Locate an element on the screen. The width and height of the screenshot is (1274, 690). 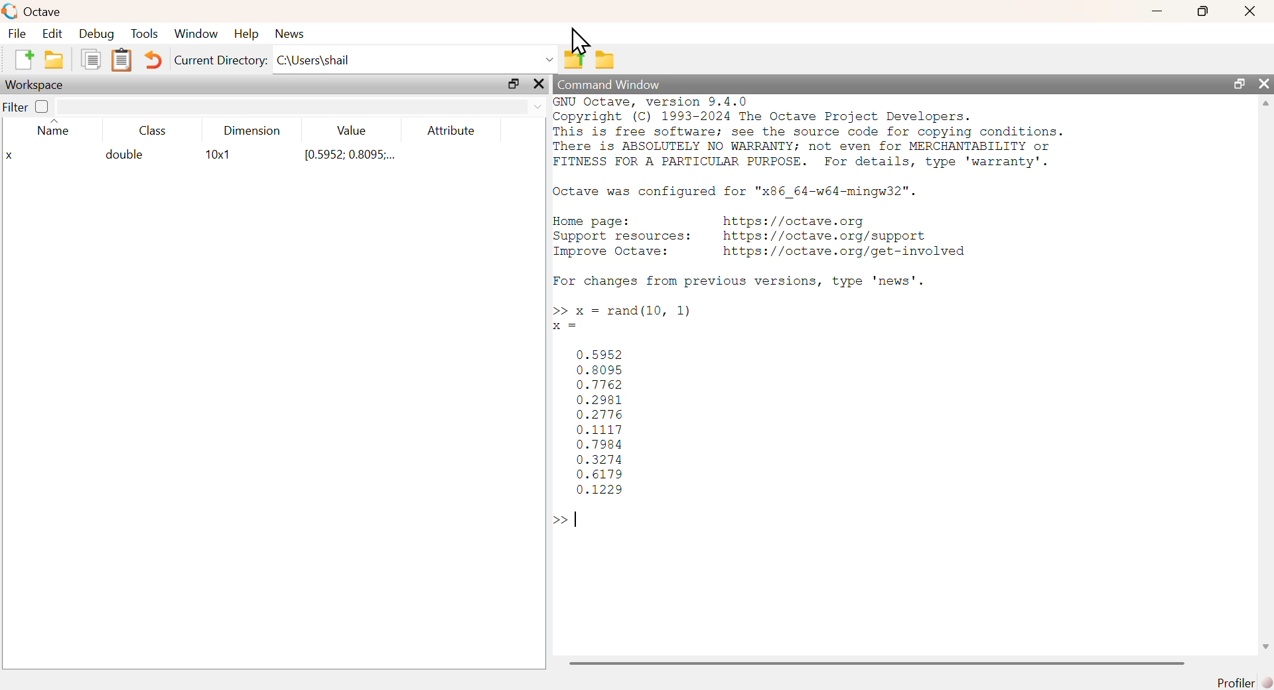
10x1 is located at coordinates (220, 156).